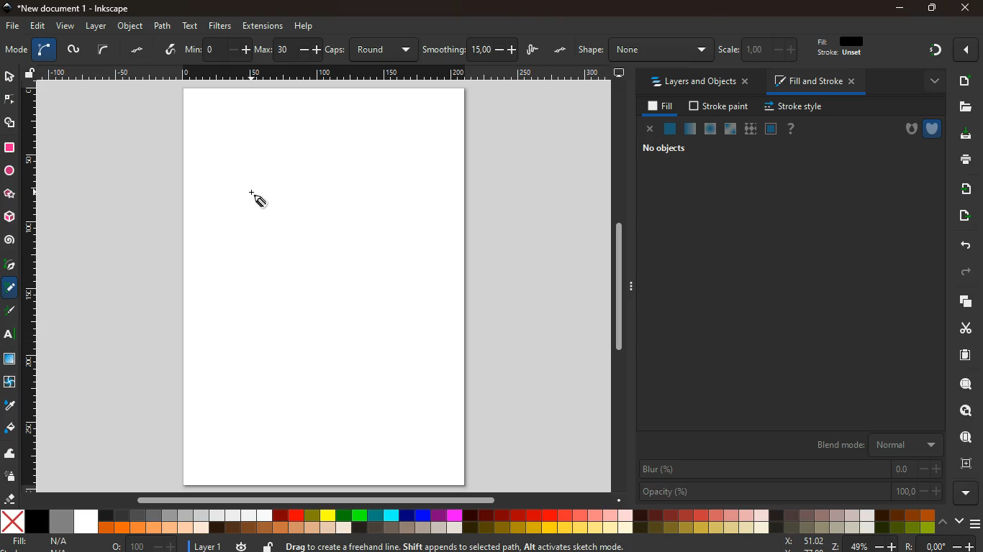  I want to click on stroke paint, so click(720, 106).